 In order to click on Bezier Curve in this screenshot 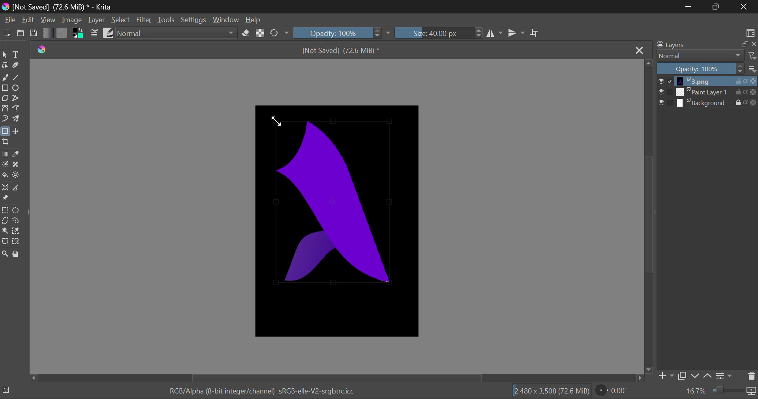, I will do `click(5, 108)`.